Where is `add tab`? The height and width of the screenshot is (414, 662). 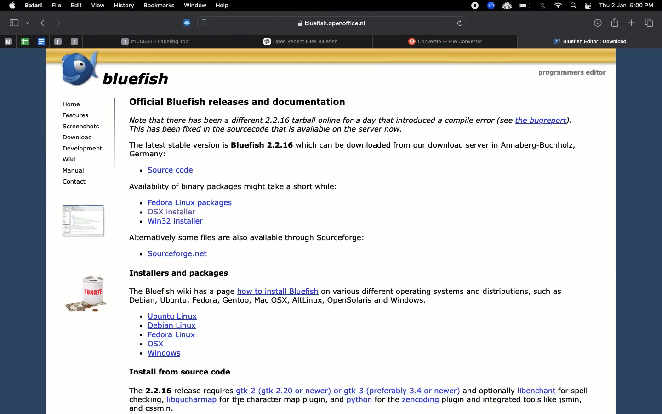
add tab is located at coordinates (632, 23).